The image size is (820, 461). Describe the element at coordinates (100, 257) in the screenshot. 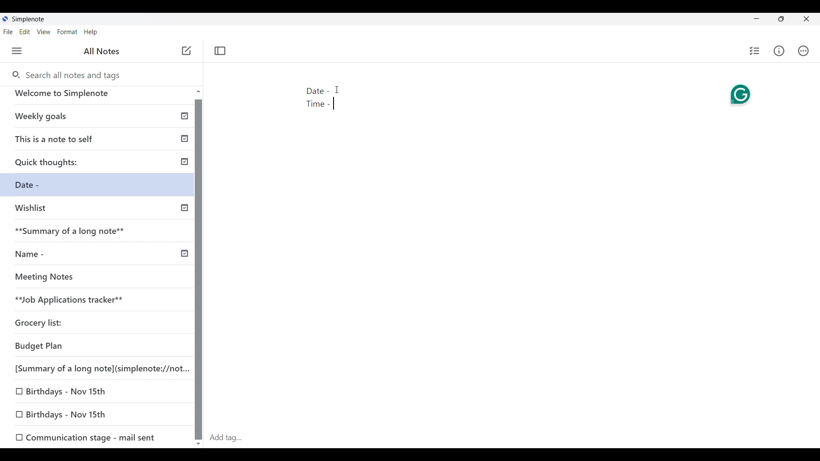

I see `Published note indicated by check icon` at that location.